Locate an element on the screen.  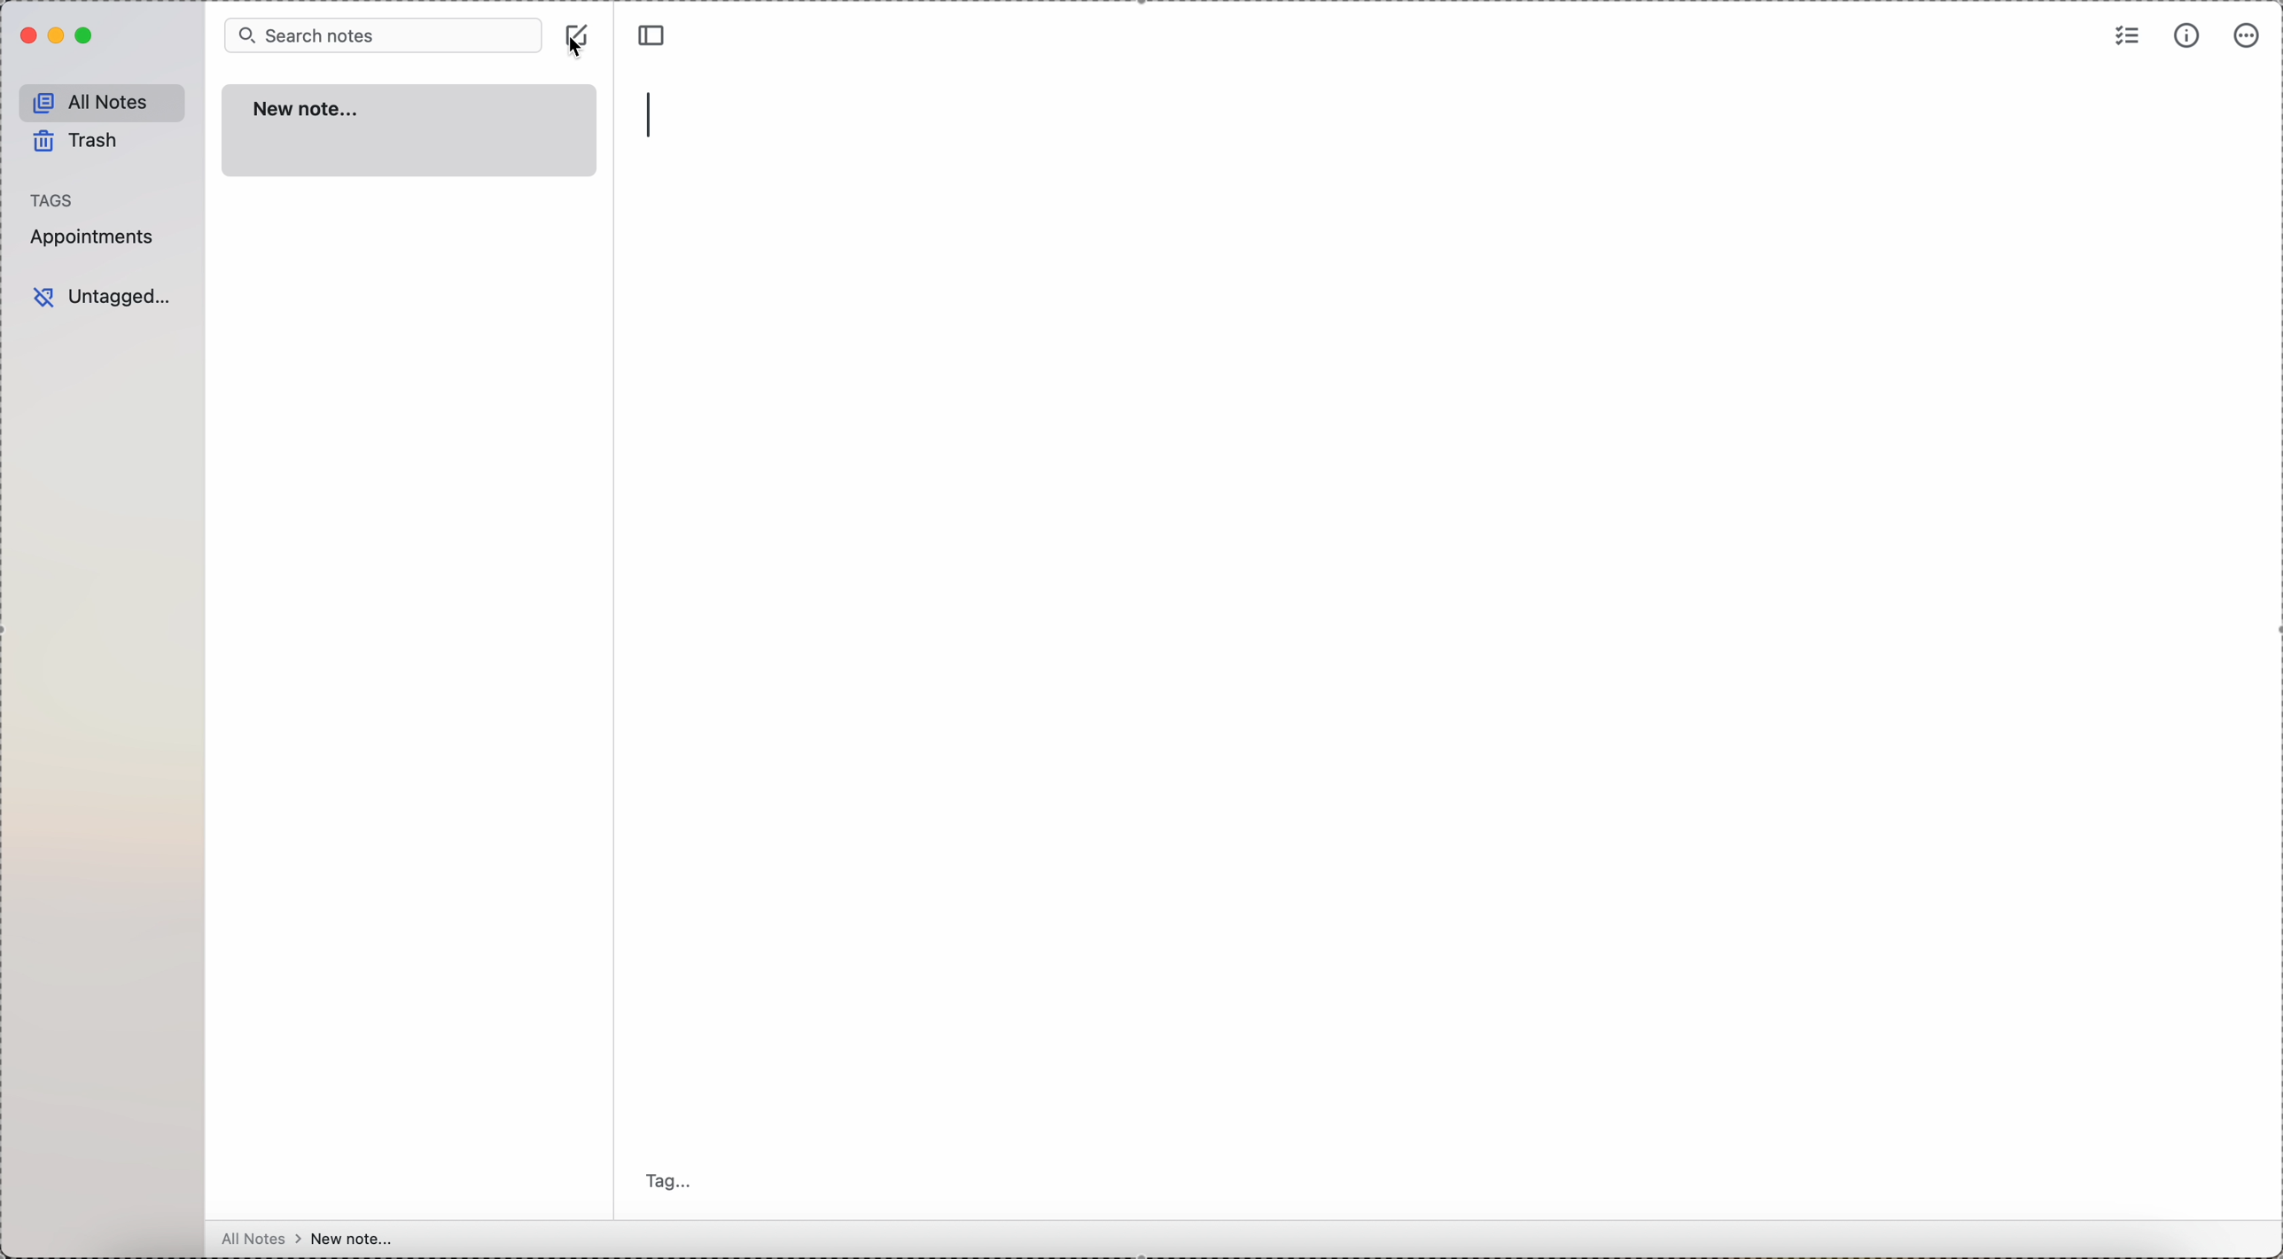
maximize is located at coordinates (87, 36).